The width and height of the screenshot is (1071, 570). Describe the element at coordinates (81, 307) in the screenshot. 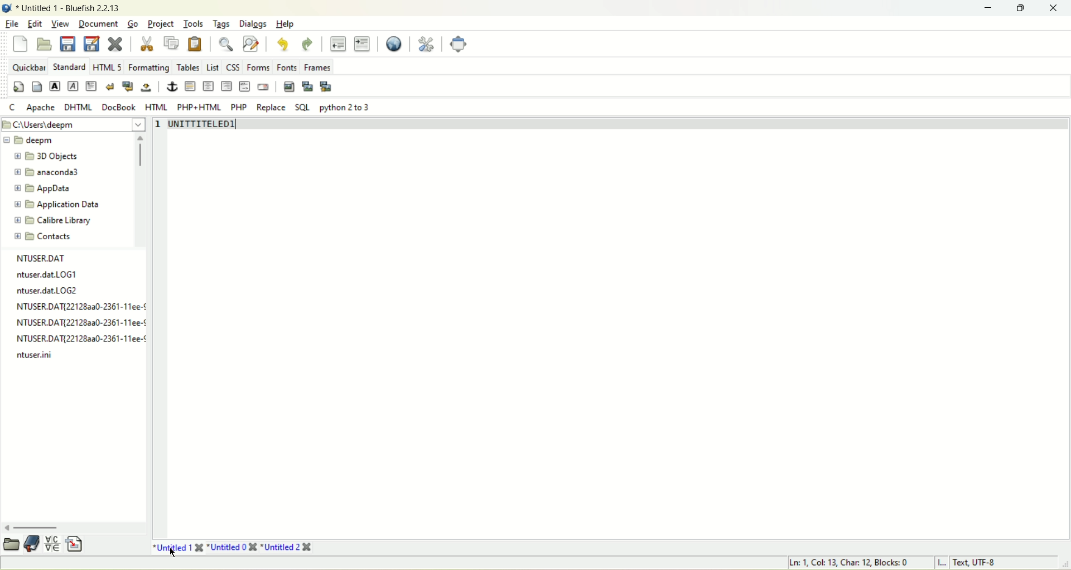

I see `` at that location.